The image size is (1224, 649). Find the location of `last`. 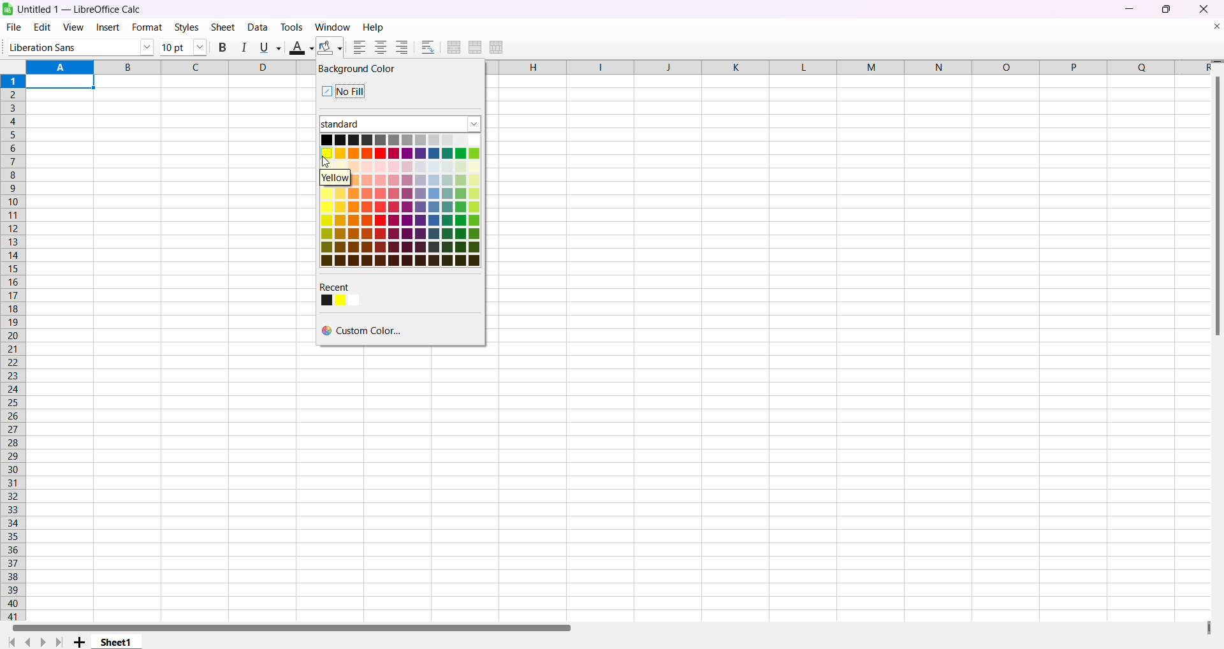

last is located at coordinates (62, 640).